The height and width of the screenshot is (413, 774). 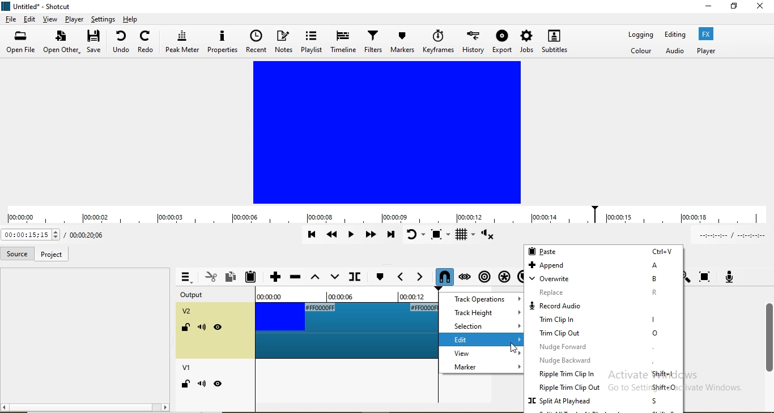 What do you see at coordinates (603, 307) in the screenshot?
I see `record audio` at bounding box center [603, 307].